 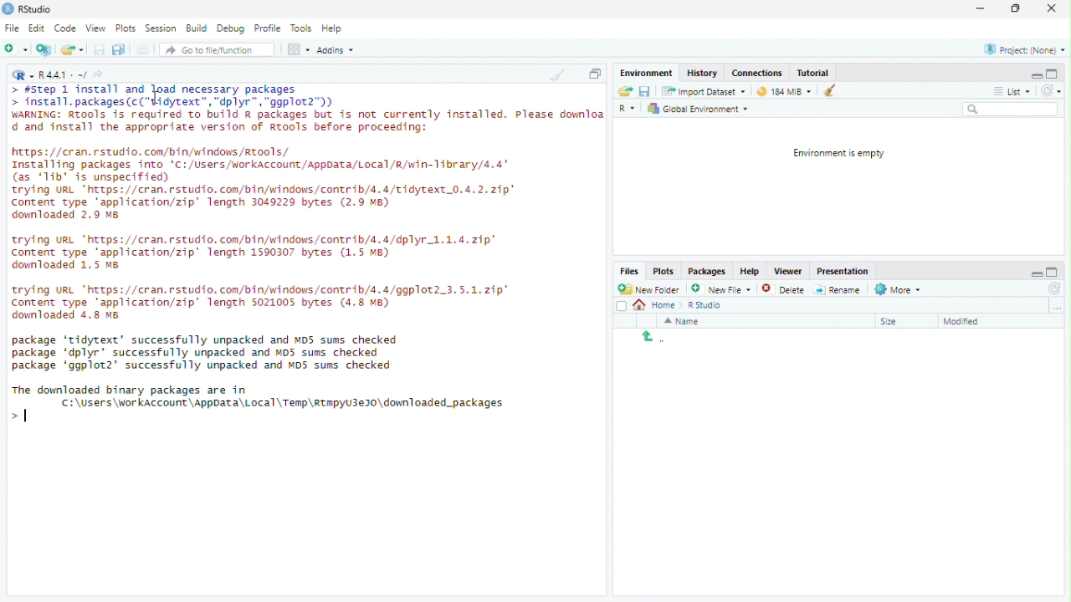 I want to click on trying URL "https://cran.rstudio. com/bin/windows/contrib/4.4/ggplot2_3.5.1.21p"
content type ‘application/zip’ length 5021005 bytes (4.8 v8)
downloaded 4.8 MB, so click(x=268, y=302).